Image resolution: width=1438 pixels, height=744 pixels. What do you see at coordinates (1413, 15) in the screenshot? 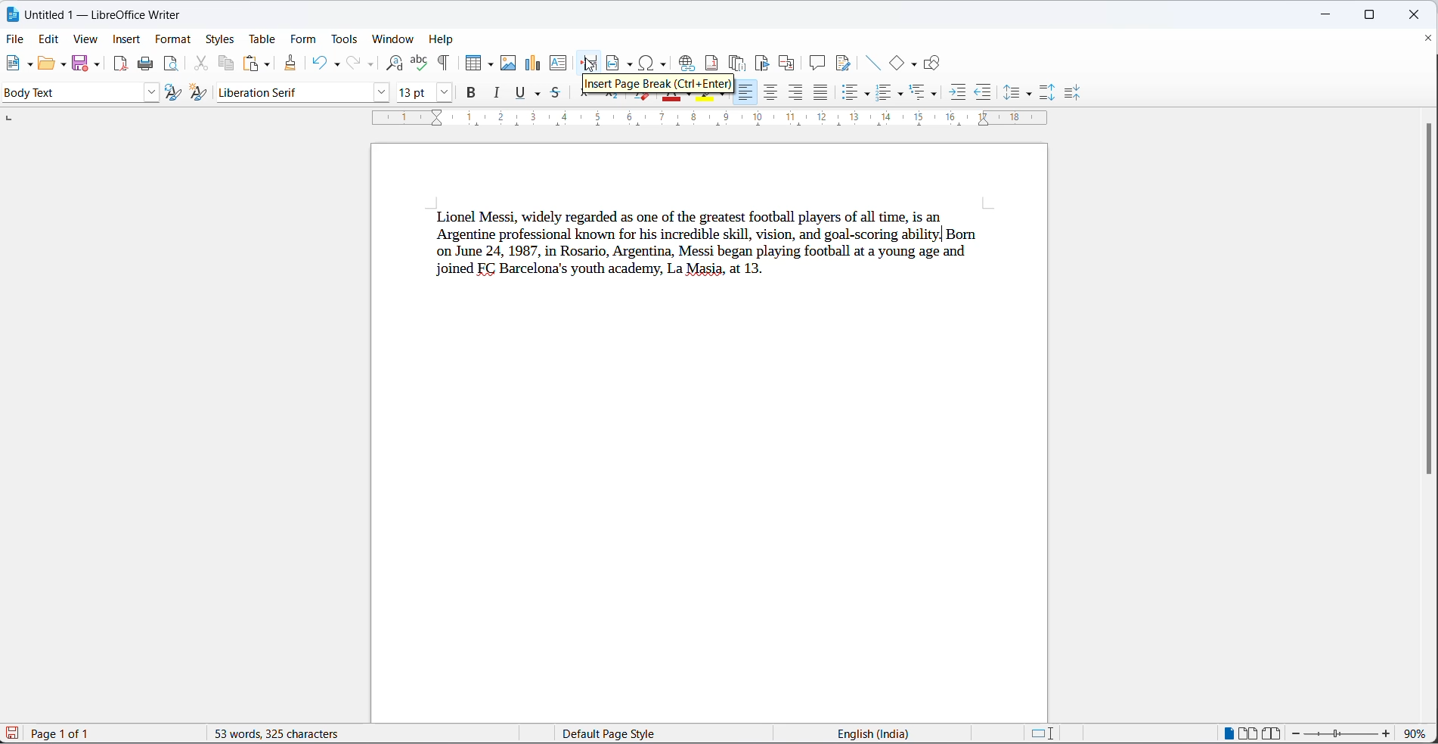
I see `close` at bounding box center [1413, 15].